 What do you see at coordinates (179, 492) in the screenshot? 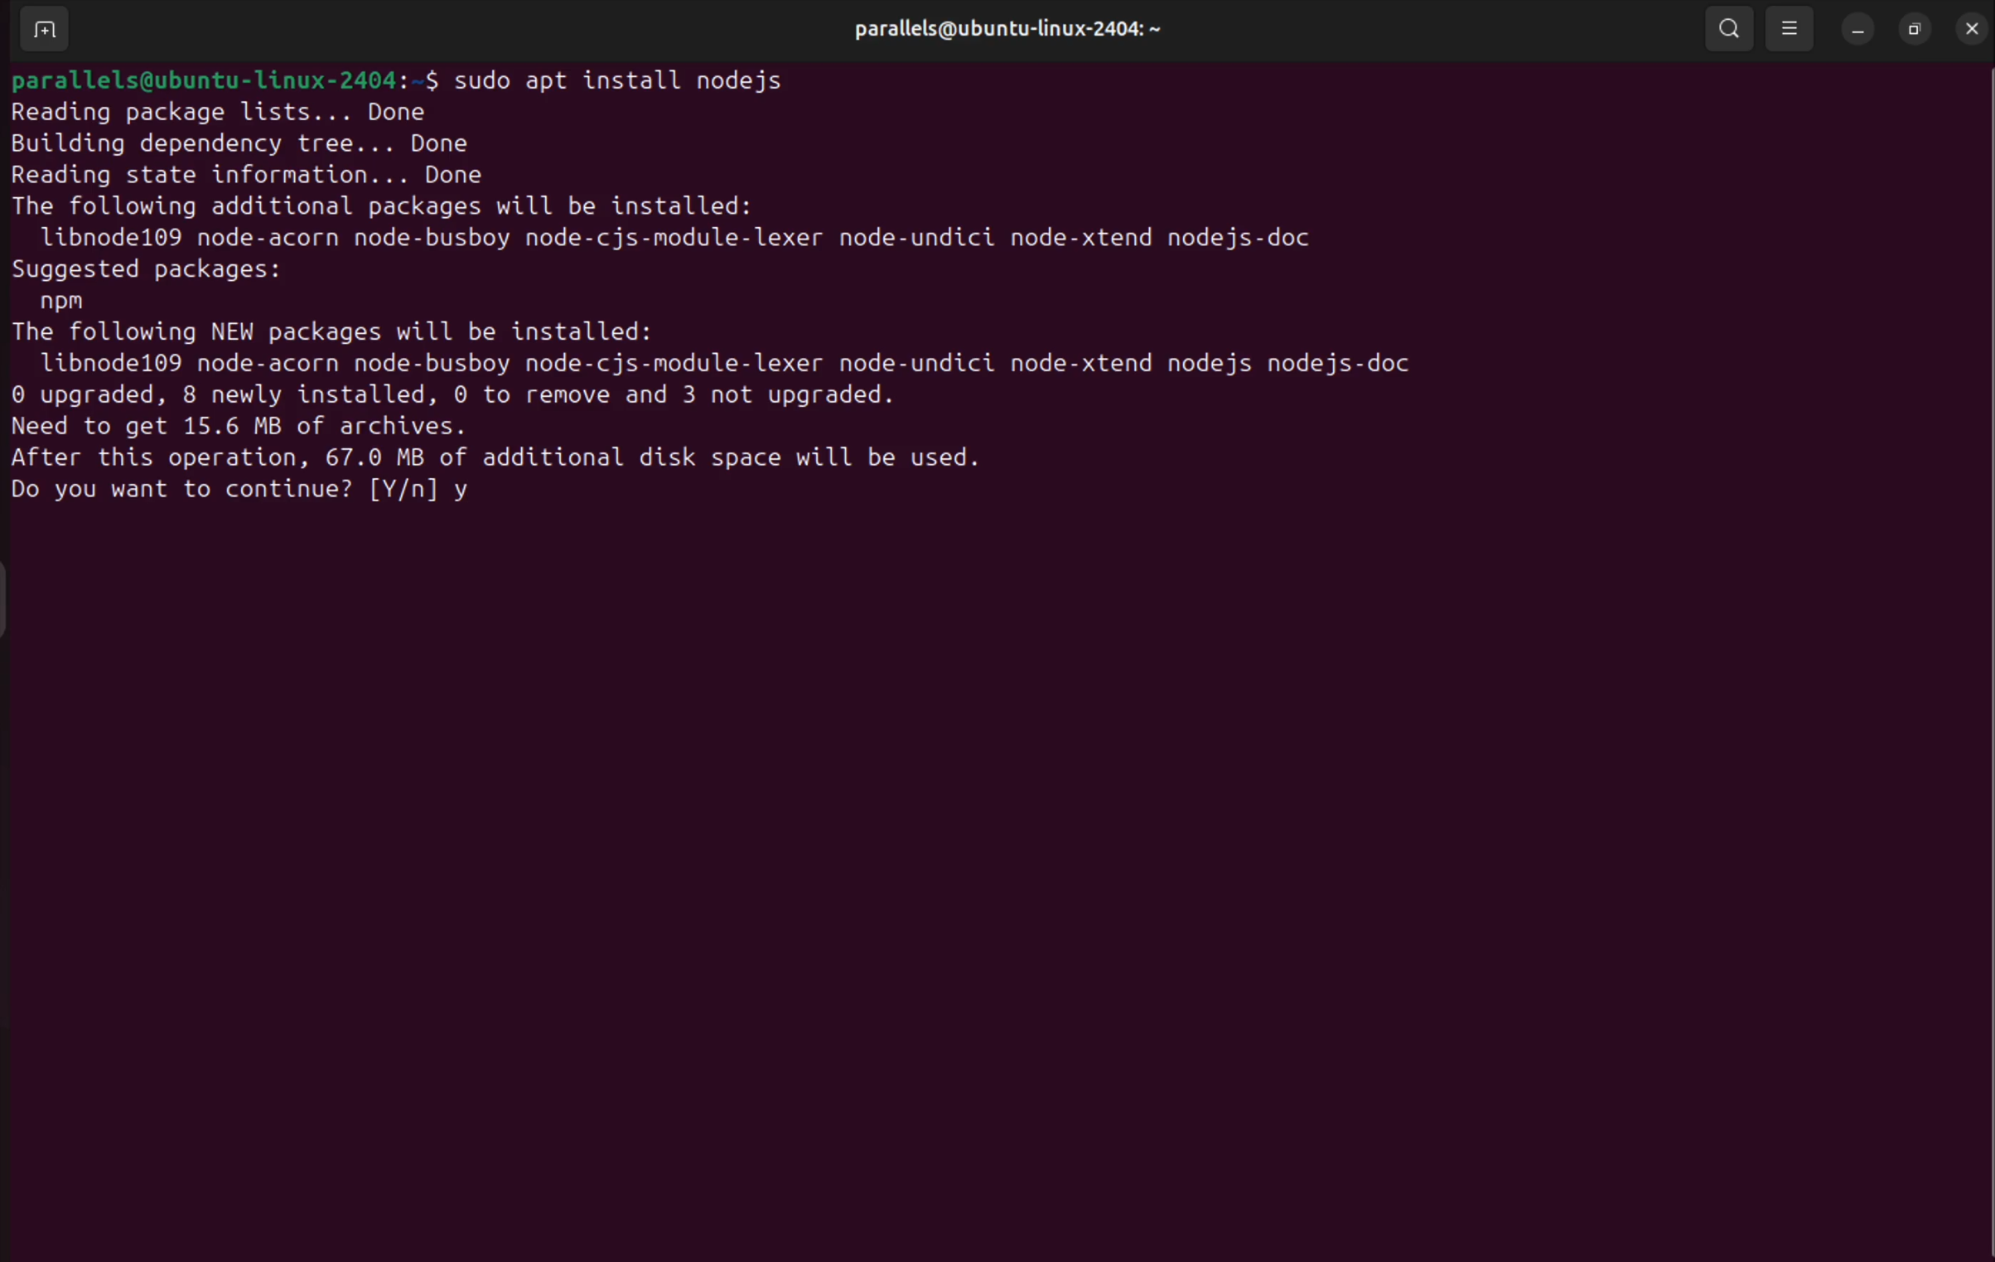
I see `Do you want to continue?` at bounding box center [179, 492].